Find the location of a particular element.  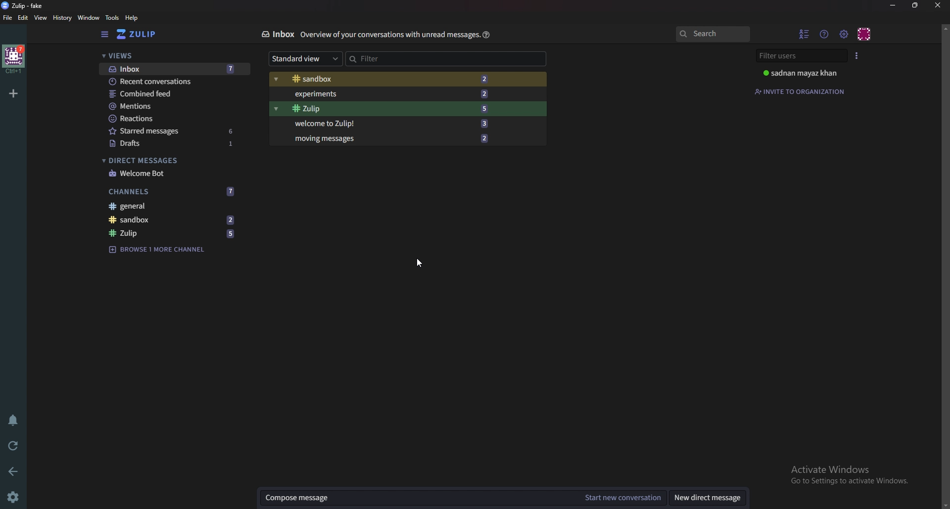

settings is located at coordinates (15, 497).